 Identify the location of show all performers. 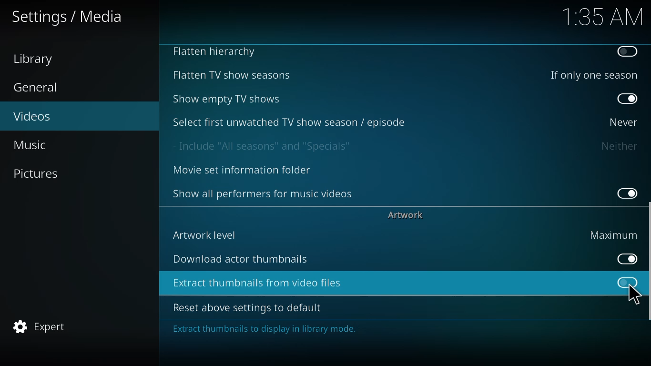
(264, 193).